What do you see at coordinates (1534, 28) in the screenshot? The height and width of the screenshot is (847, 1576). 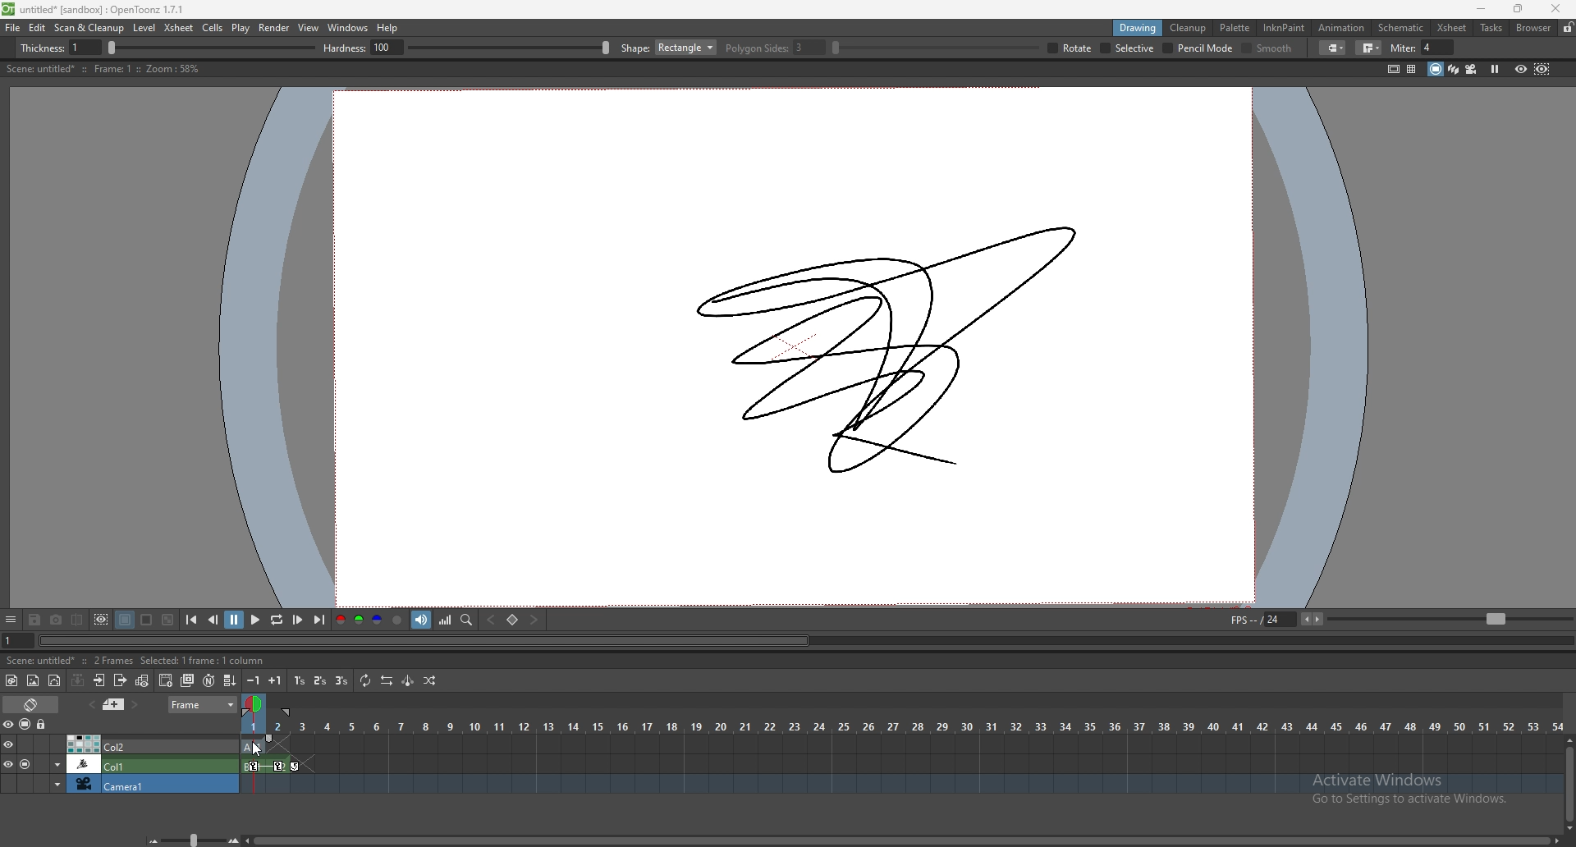 I see `browser` at bounding box center [1534, 28].